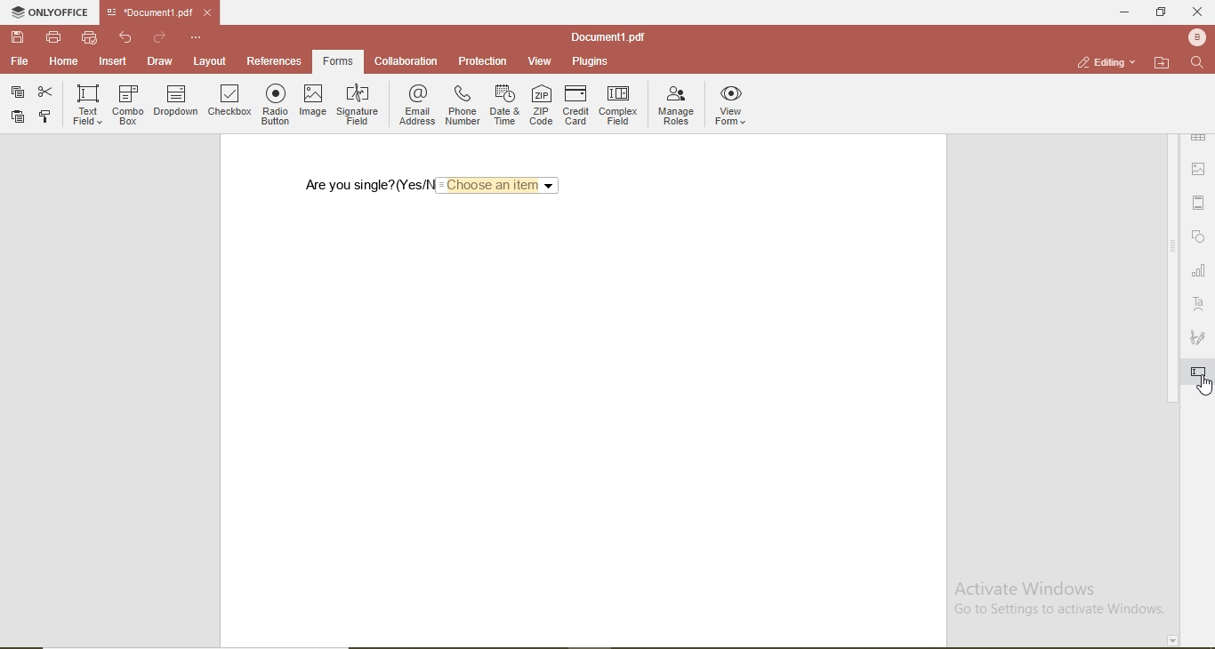 The image size is (1215, 649). I want to click on combo box, so click(127, 103).